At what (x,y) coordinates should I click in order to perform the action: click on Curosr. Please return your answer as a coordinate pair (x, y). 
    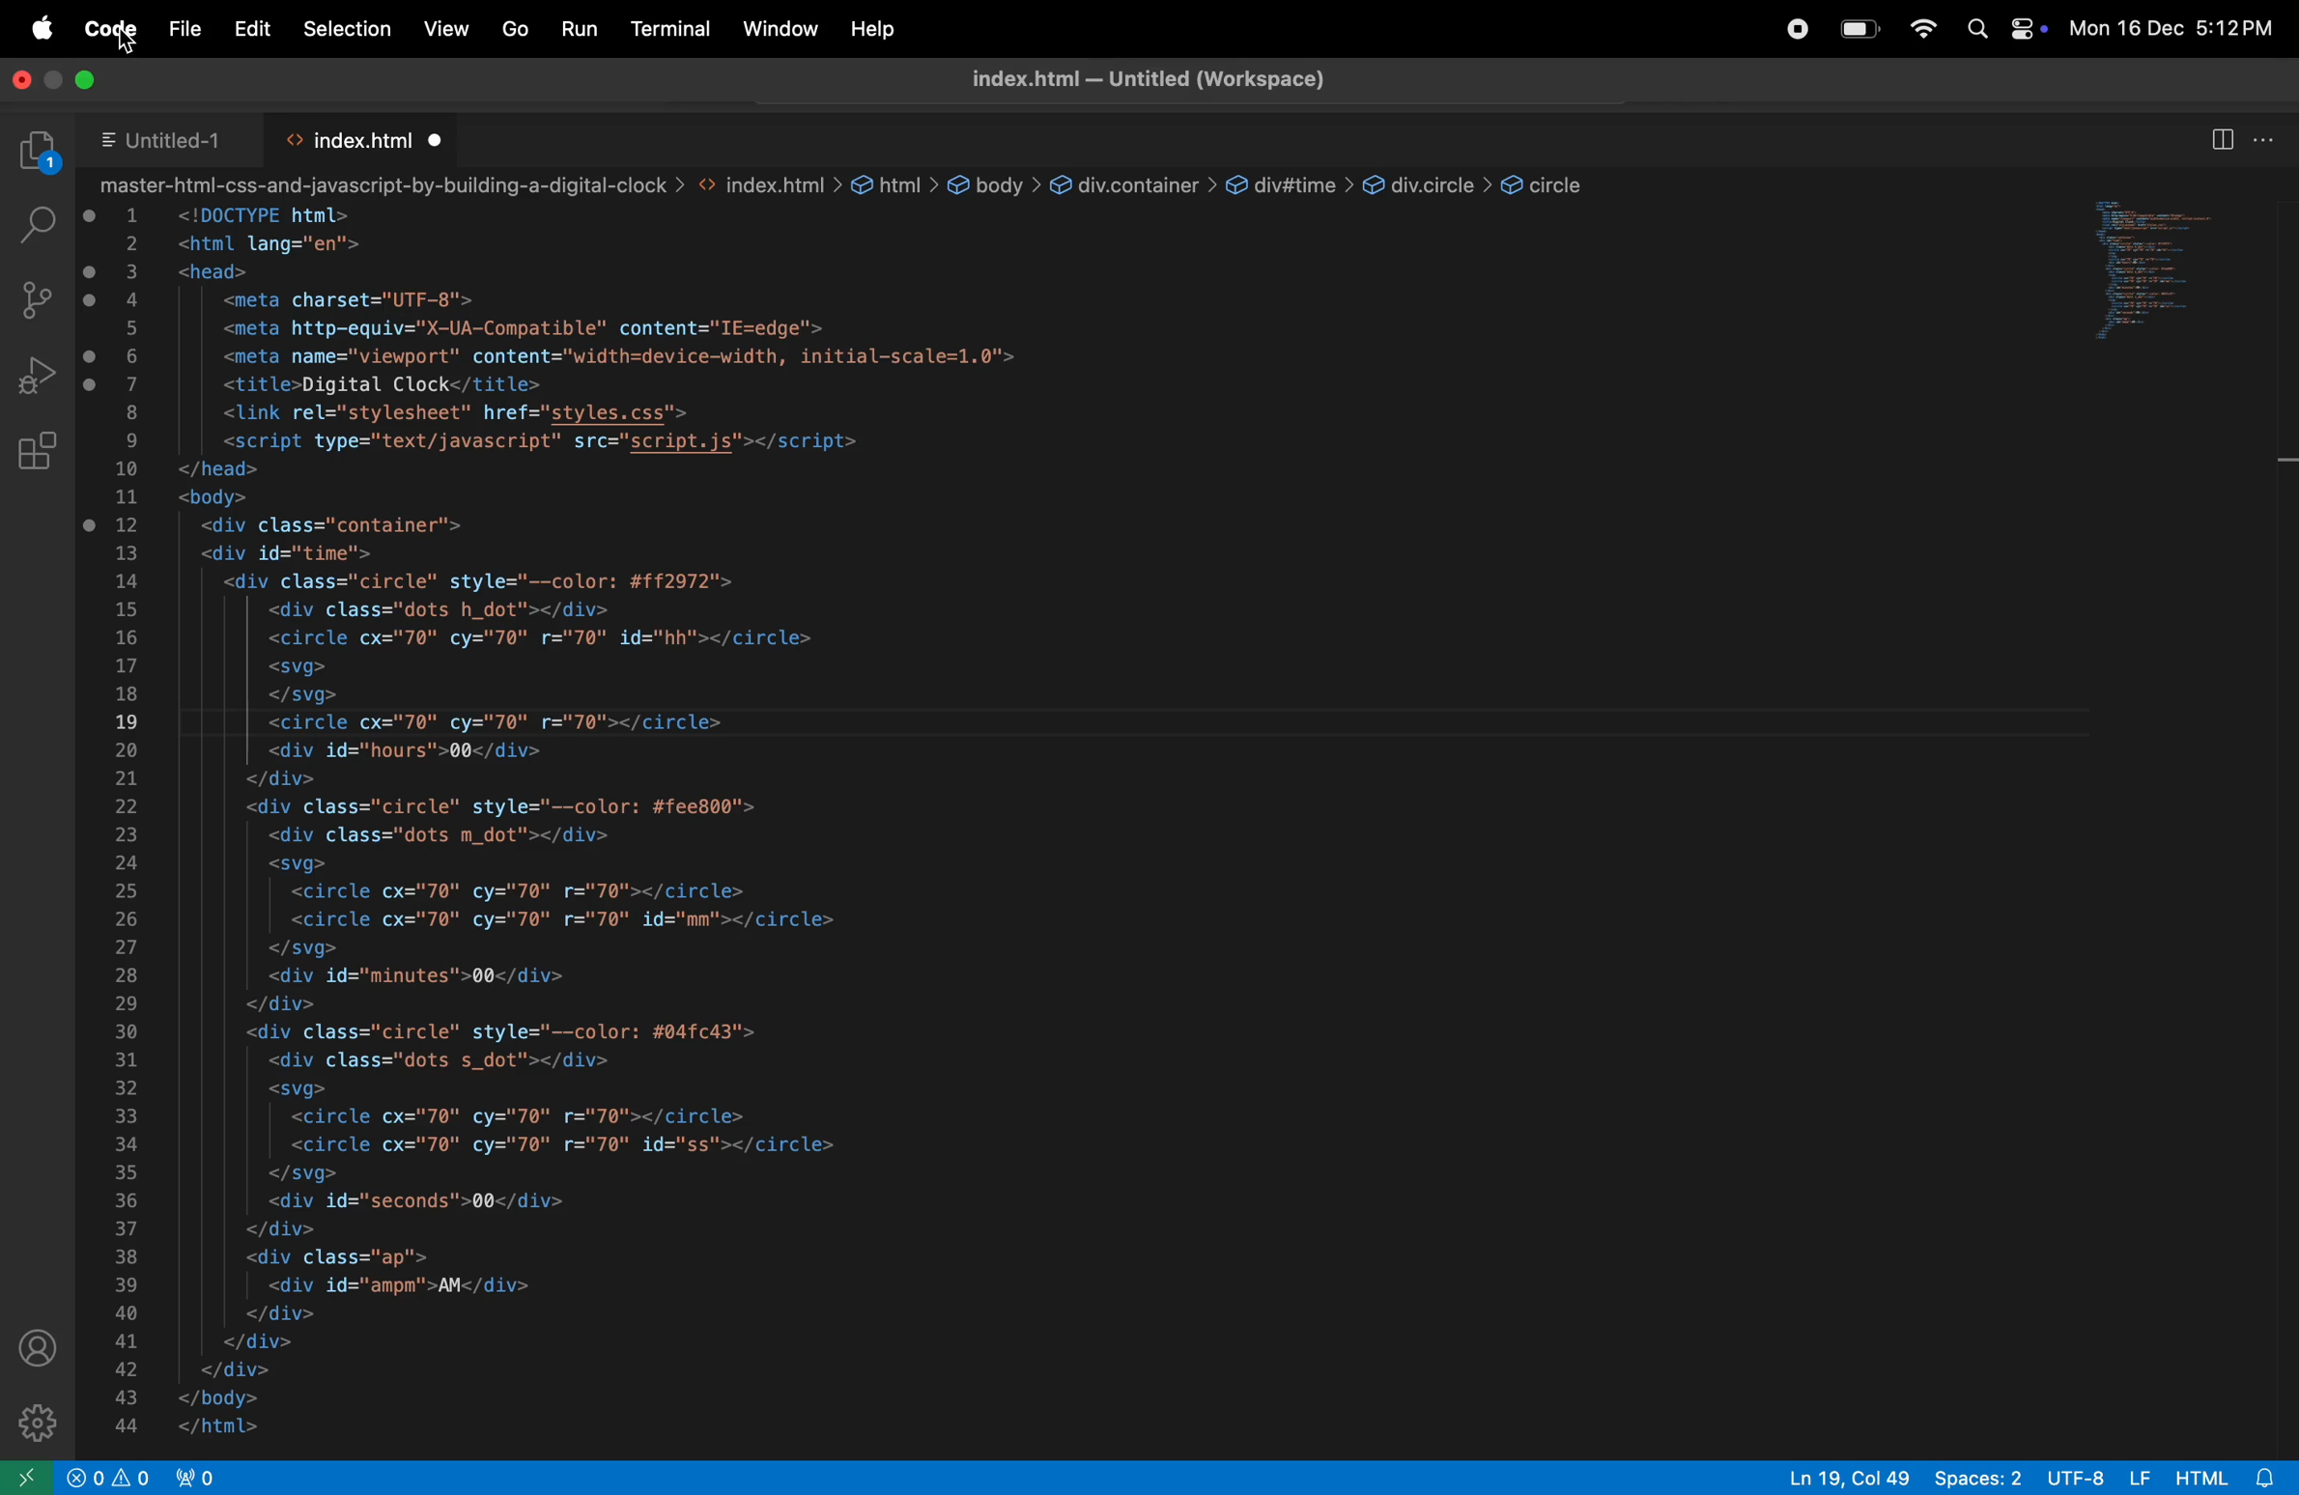
    Looking at the image, I should click on (129, 42).